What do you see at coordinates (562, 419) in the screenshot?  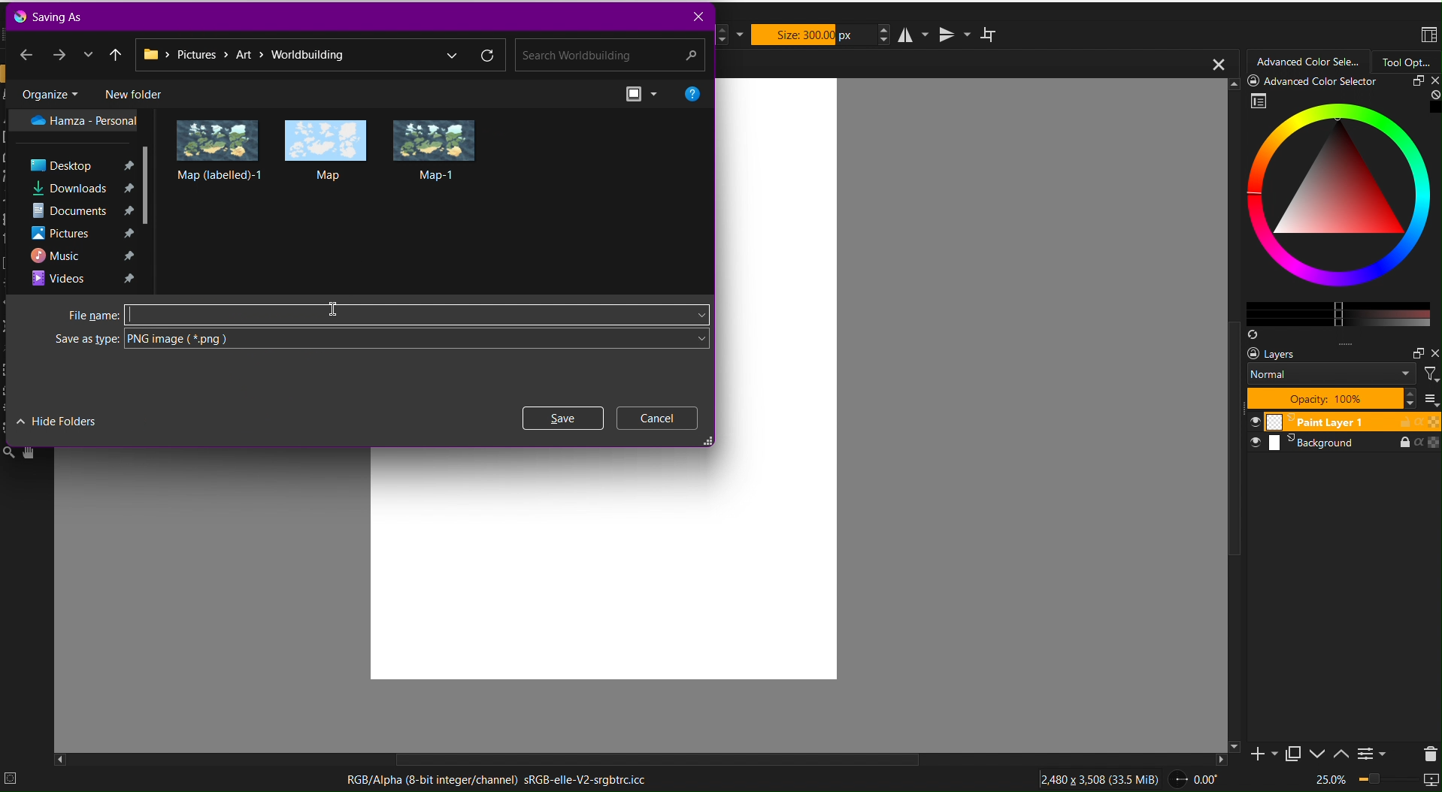 I see `` at bounding box center [562, 419].